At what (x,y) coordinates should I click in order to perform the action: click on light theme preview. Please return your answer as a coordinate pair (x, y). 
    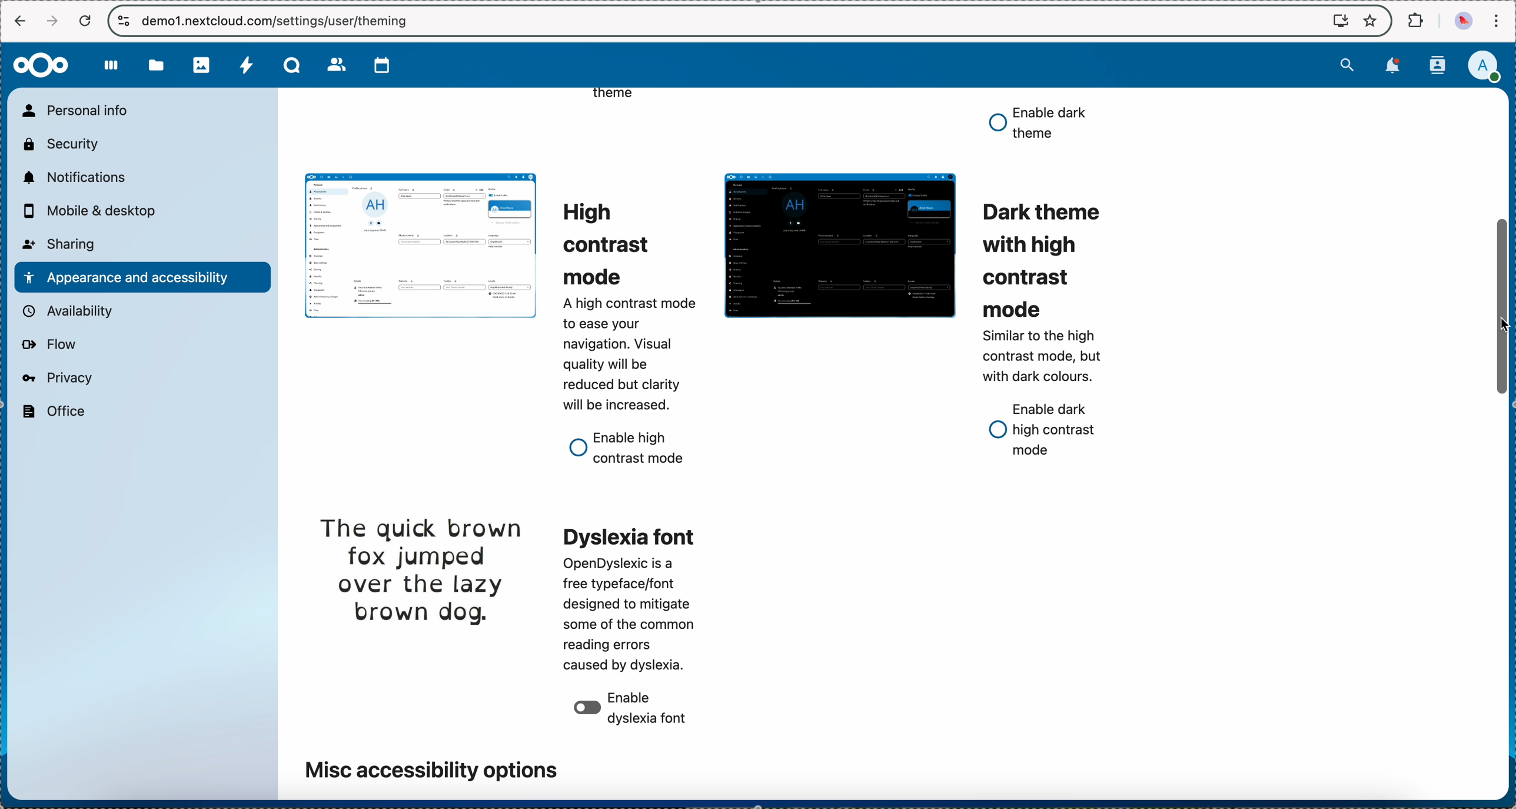
    Looking at the image, I should click on (418, 244).